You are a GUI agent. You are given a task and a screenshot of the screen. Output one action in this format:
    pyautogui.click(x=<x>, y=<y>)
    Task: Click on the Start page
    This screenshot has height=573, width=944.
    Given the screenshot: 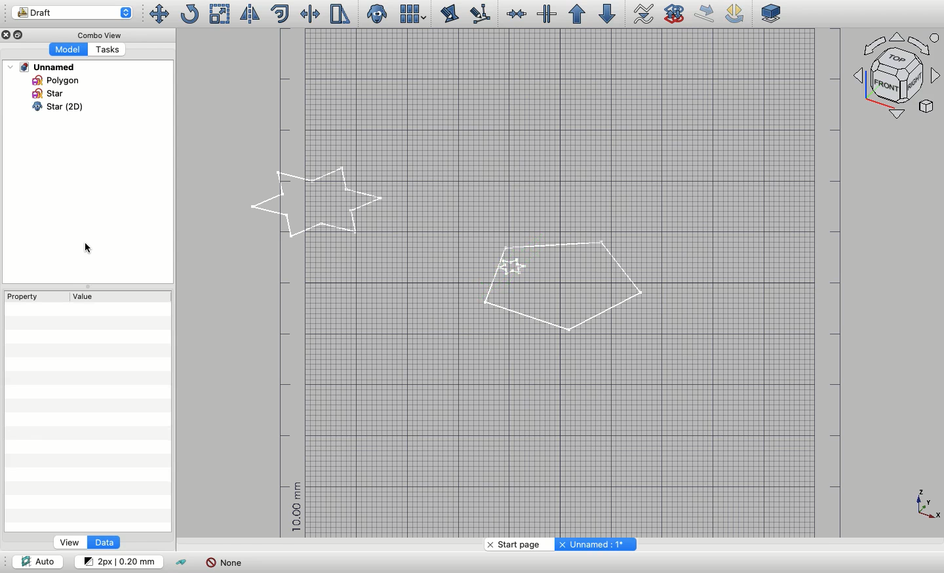 What is the action you would take?
    pyautogui.click(x=517, y=544)
    